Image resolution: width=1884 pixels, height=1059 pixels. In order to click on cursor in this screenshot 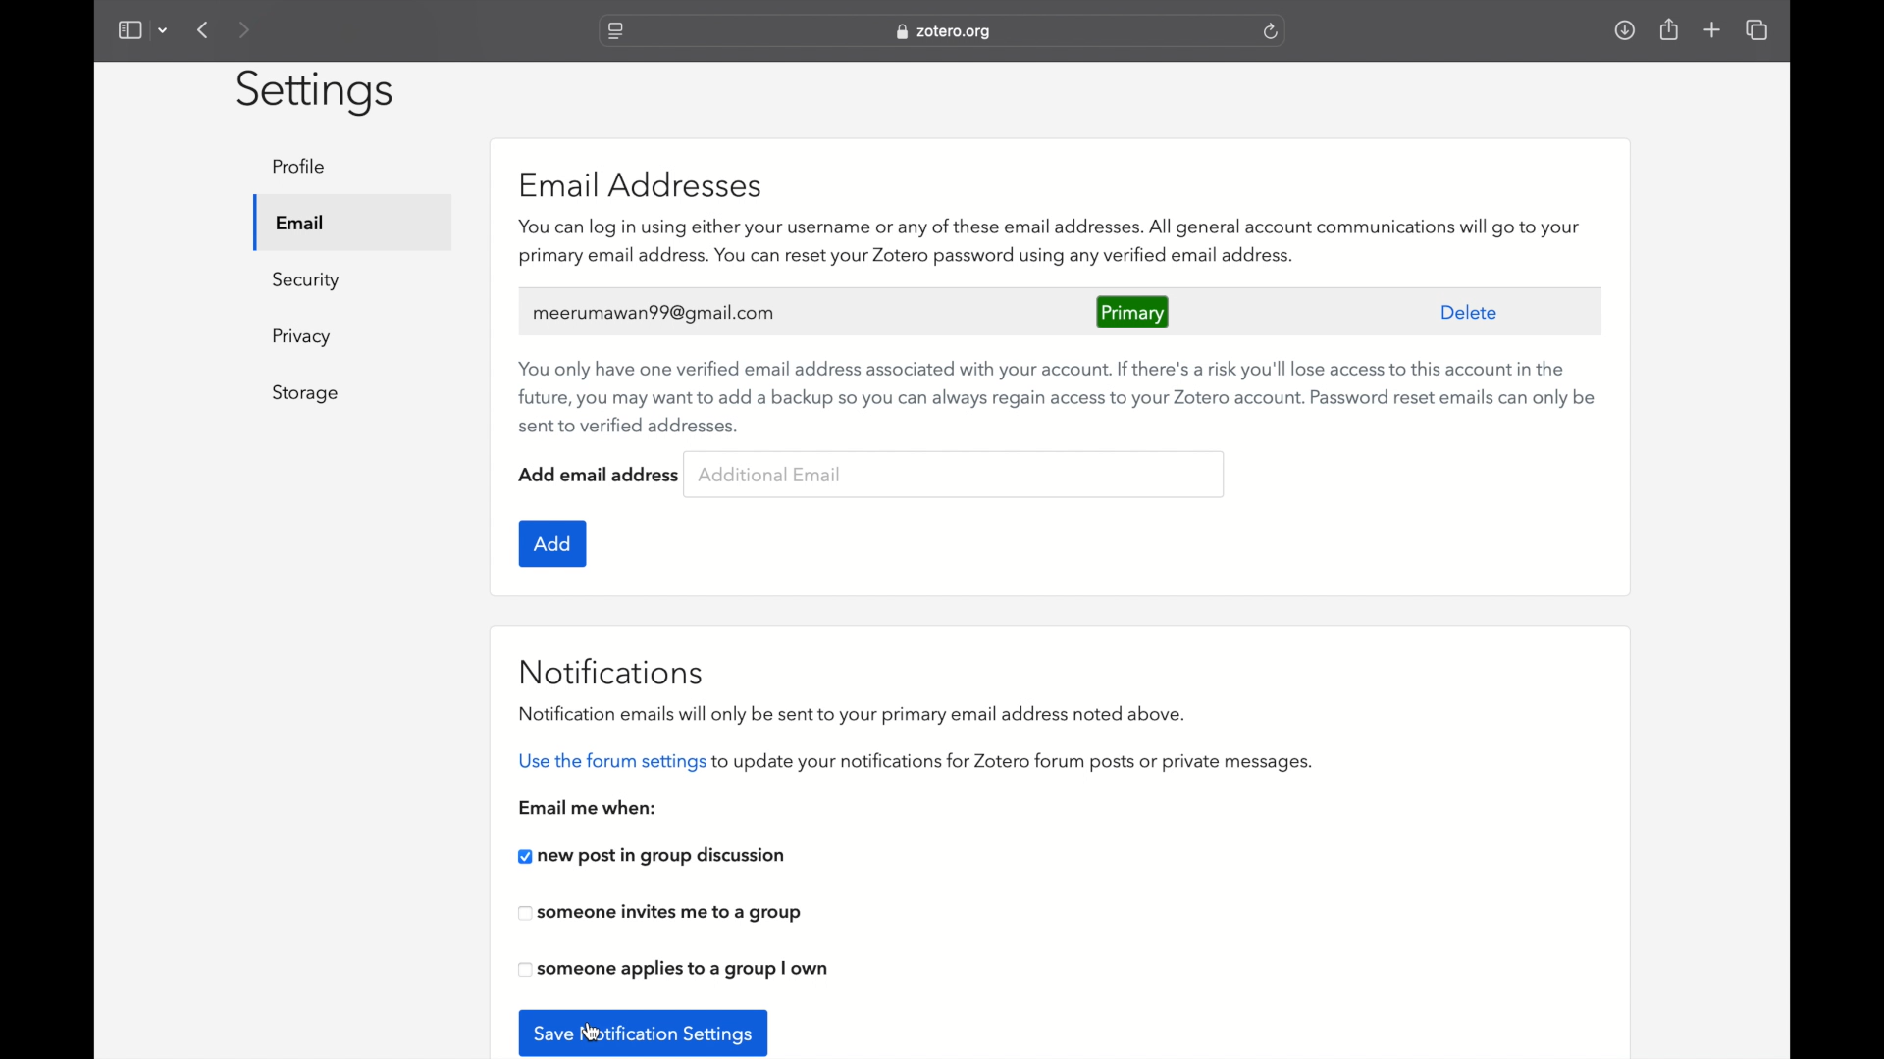, I will do `click(532, 862)`.